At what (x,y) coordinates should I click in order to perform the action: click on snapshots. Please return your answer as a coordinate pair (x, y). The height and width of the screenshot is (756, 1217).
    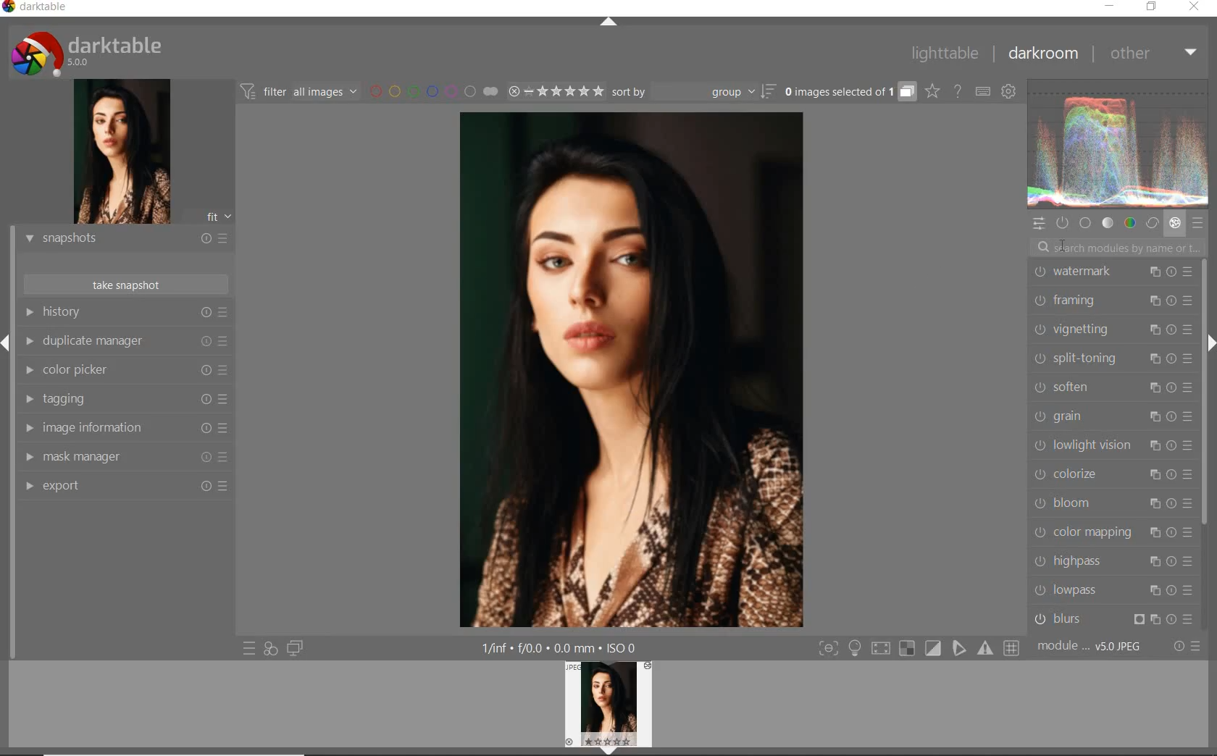
    Looking at the image, I should click on (124, 239).